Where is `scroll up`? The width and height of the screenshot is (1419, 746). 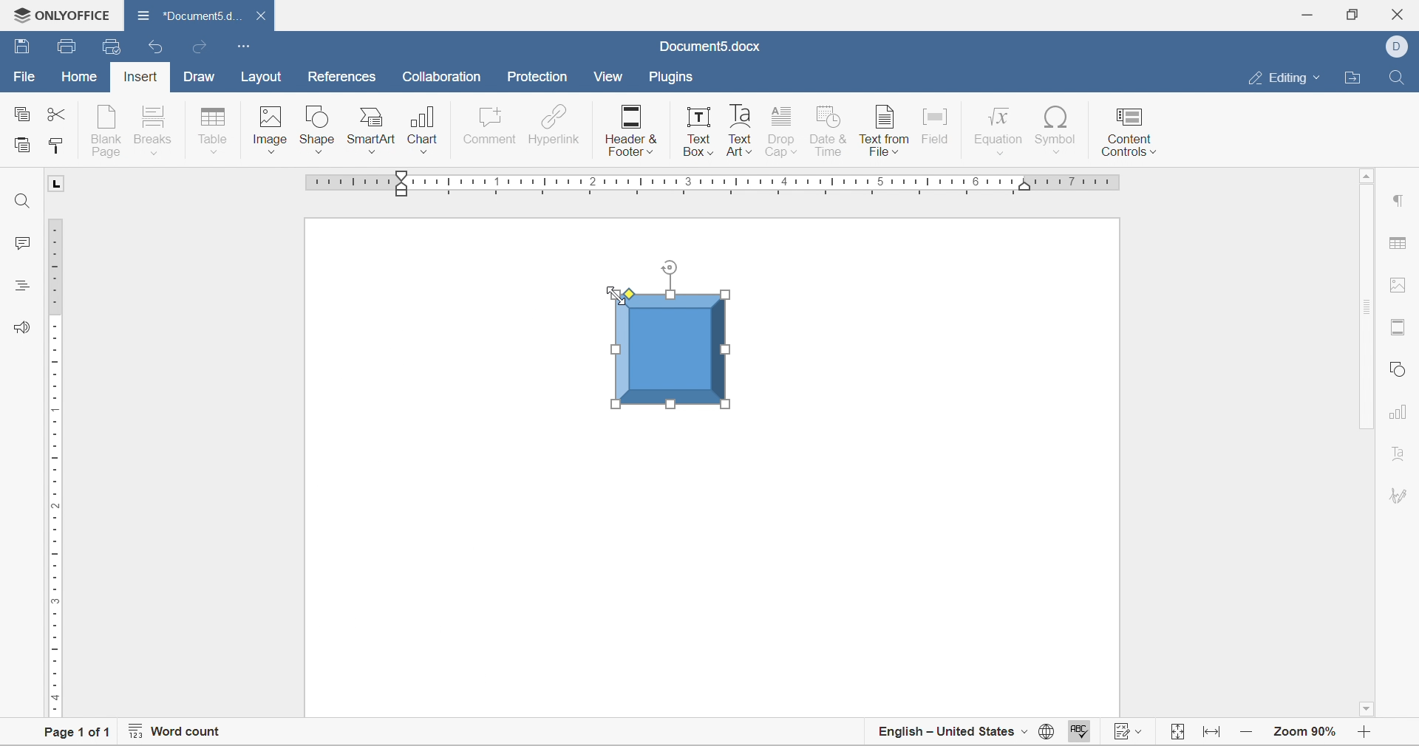 scroll up is located at coordinates (1368, 175).